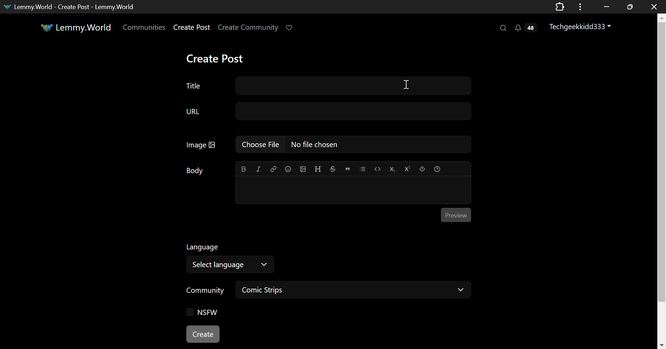 The height and width of the screenshot is (349, 666). Describe the element at coordinates (364, 169) in the screenshot. I see `list` at that location.